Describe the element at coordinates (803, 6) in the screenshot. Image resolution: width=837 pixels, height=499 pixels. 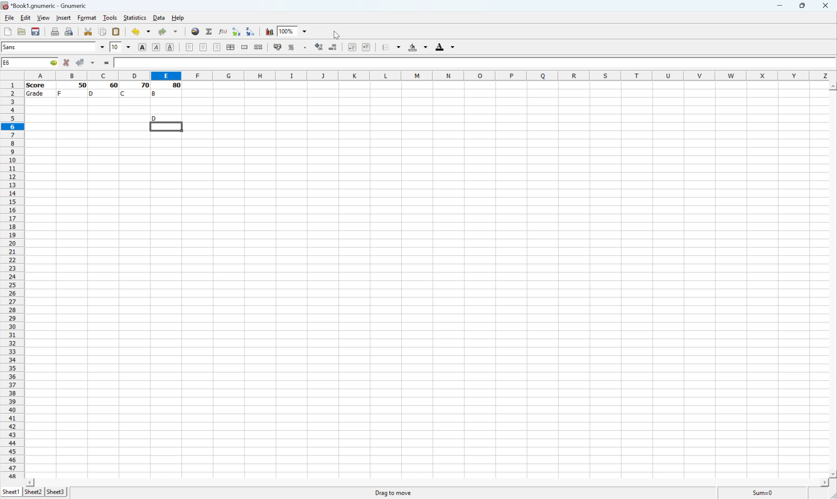
I see `Restore Down` at that location.